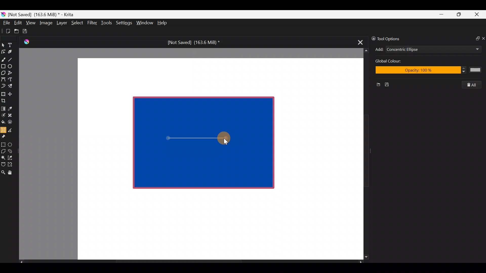 Image resolution: width=486 pixels, height=273 pixels. I want to click on Draw a gradient, so click(3, 107).